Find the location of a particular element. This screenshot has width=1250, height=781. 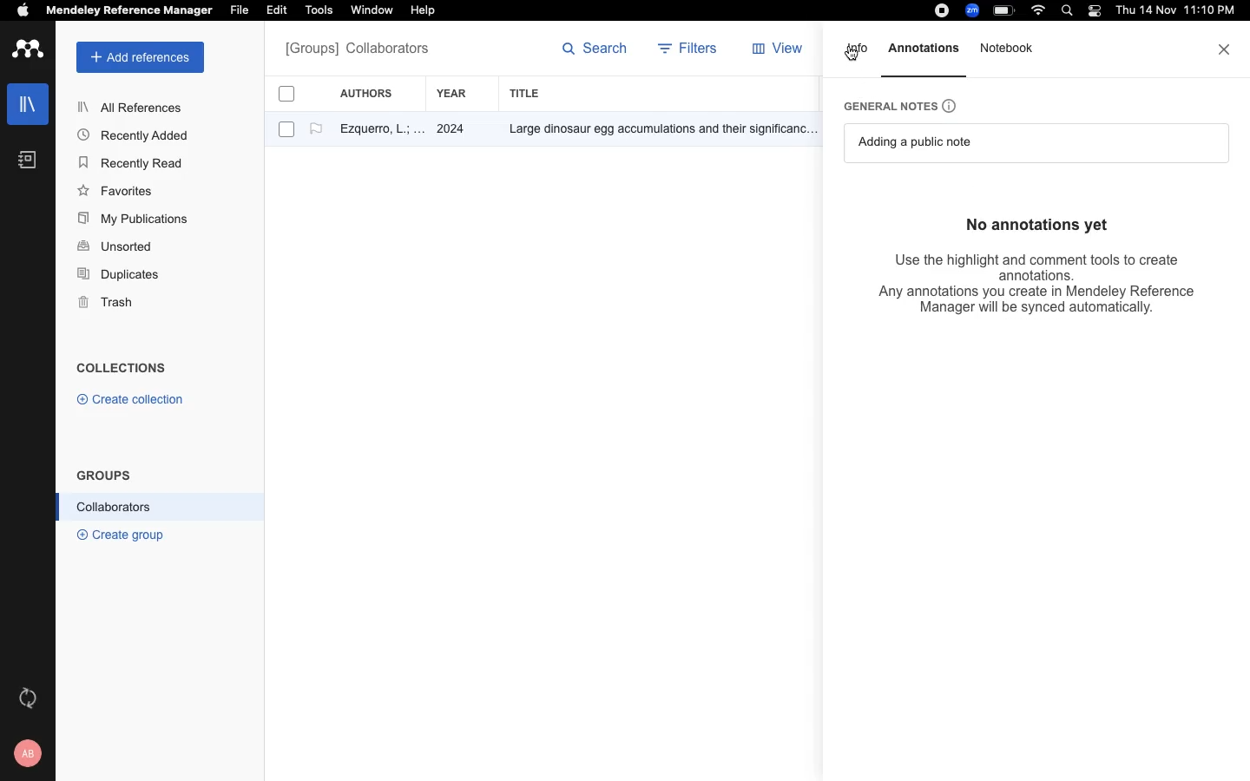

notebook is located at coordinates (1012, 50).